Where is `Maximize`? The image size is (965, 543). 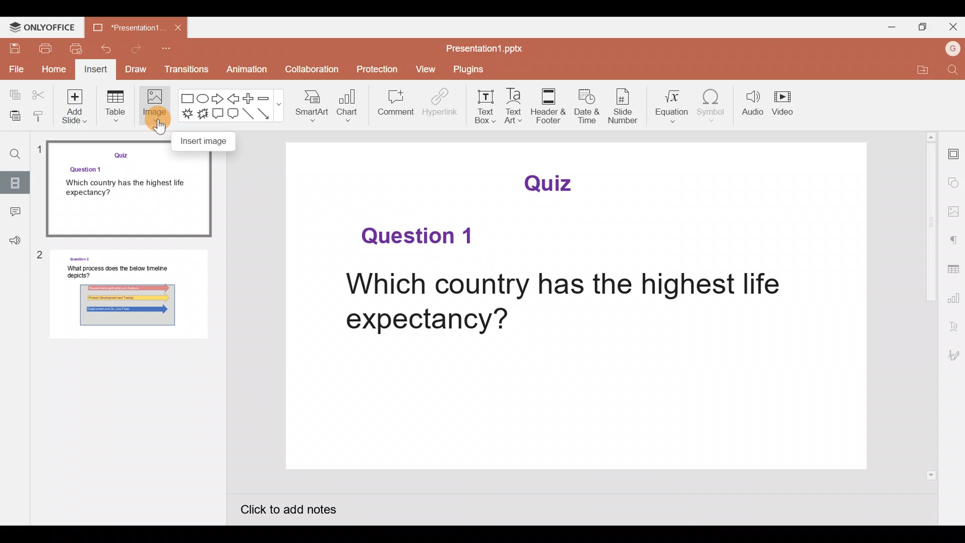 Maximize is located at coordinates (922, 26).